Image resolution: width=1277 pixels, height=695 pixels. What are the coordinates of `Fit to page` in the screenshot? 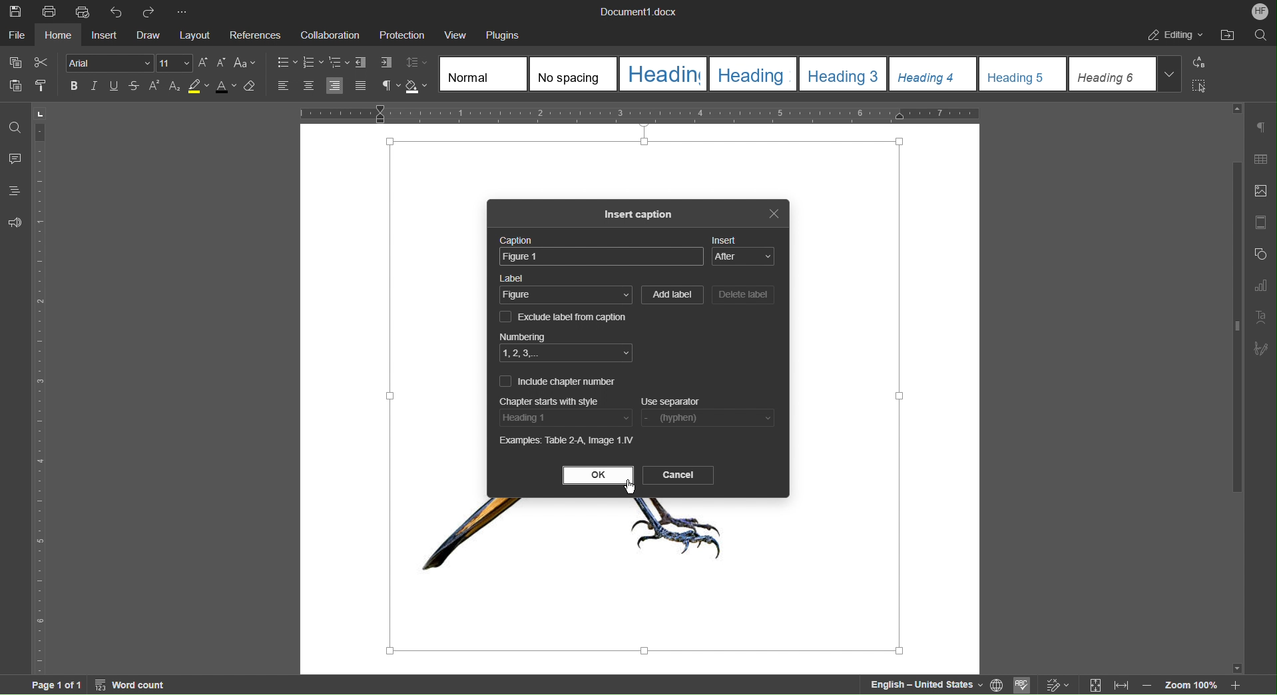 It's located at (1096, 685).